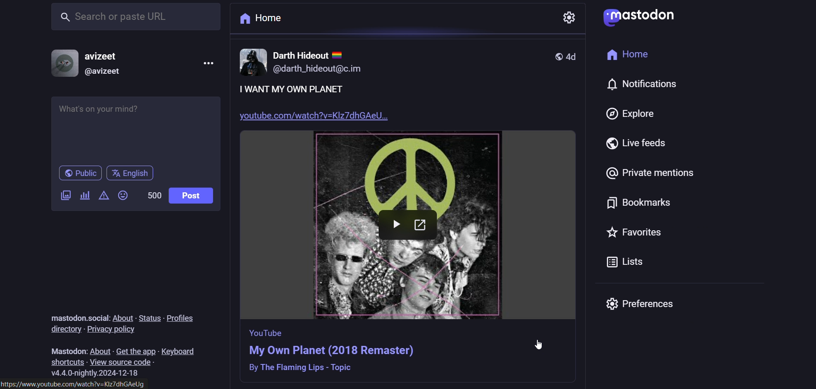  Describe the element at coordinates (567, 18) in the screenshot. I see `settings` at that location.